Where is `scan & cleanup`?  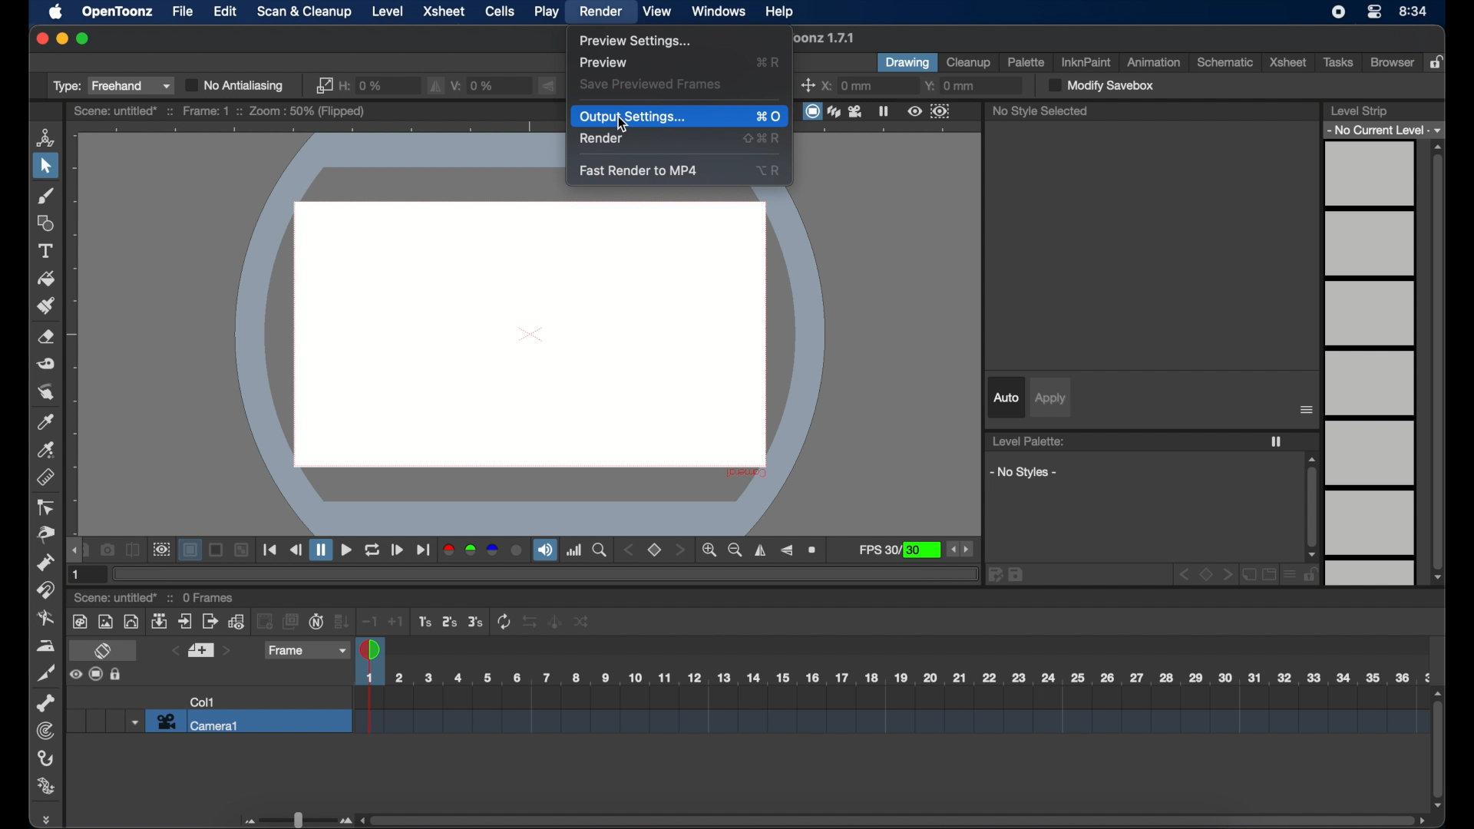
scan & cleanup is located at coordinates (304, 12).